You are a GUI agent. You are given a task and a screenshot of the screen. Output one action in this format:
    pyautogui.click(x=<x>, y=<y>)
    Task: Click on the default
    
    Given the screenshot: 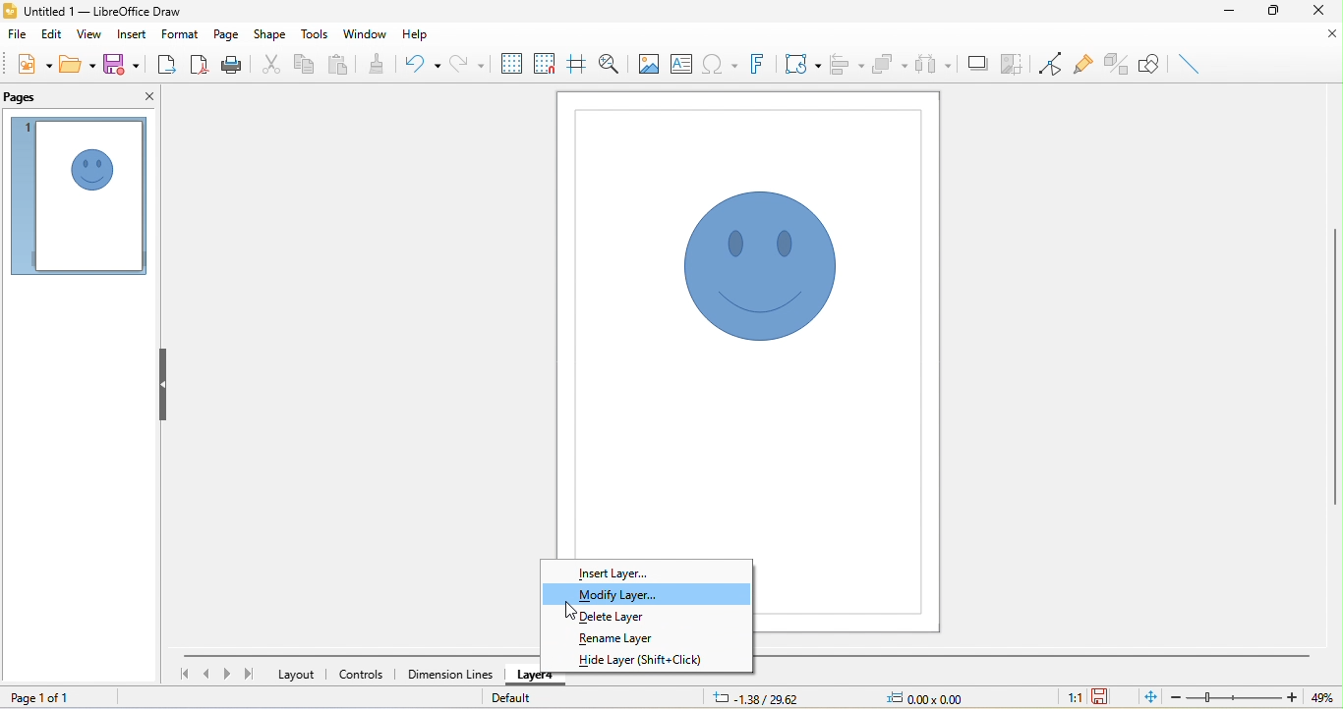 What is the action you would take?
    pyautogui.click(x=517, y=697)
    